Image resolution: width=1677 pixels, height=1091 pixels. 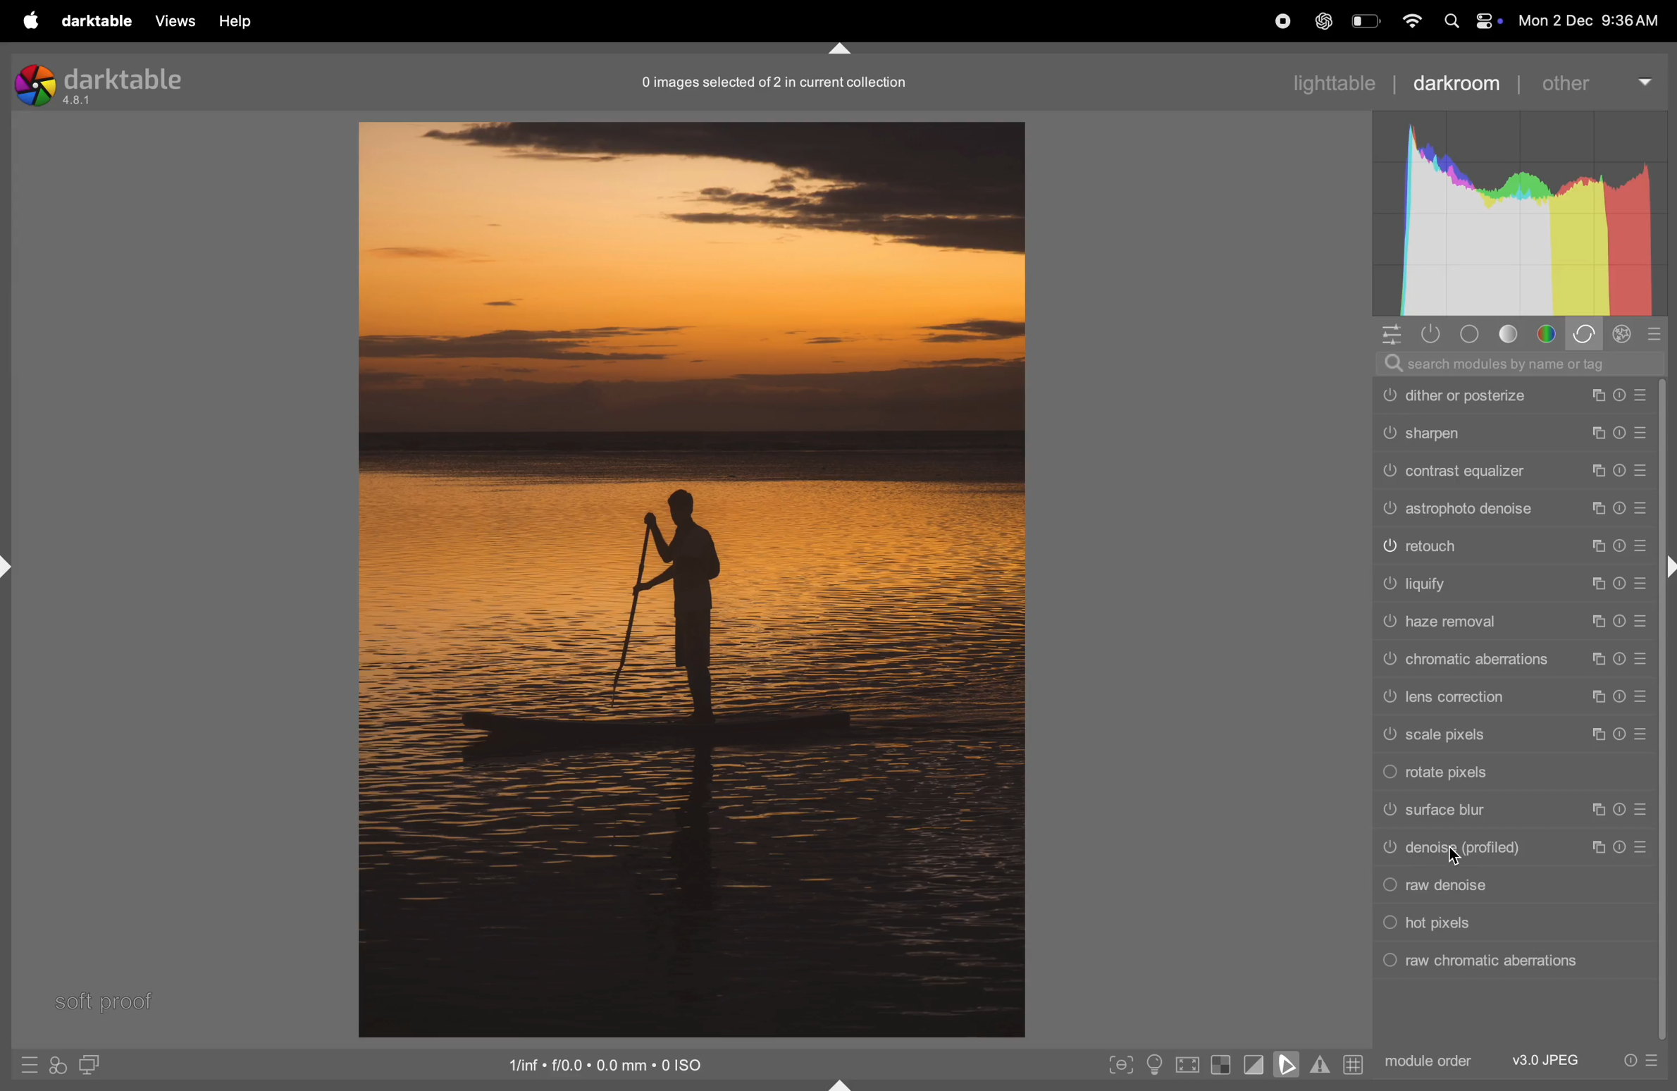 I want to click on views, so click(x=173, y=20).